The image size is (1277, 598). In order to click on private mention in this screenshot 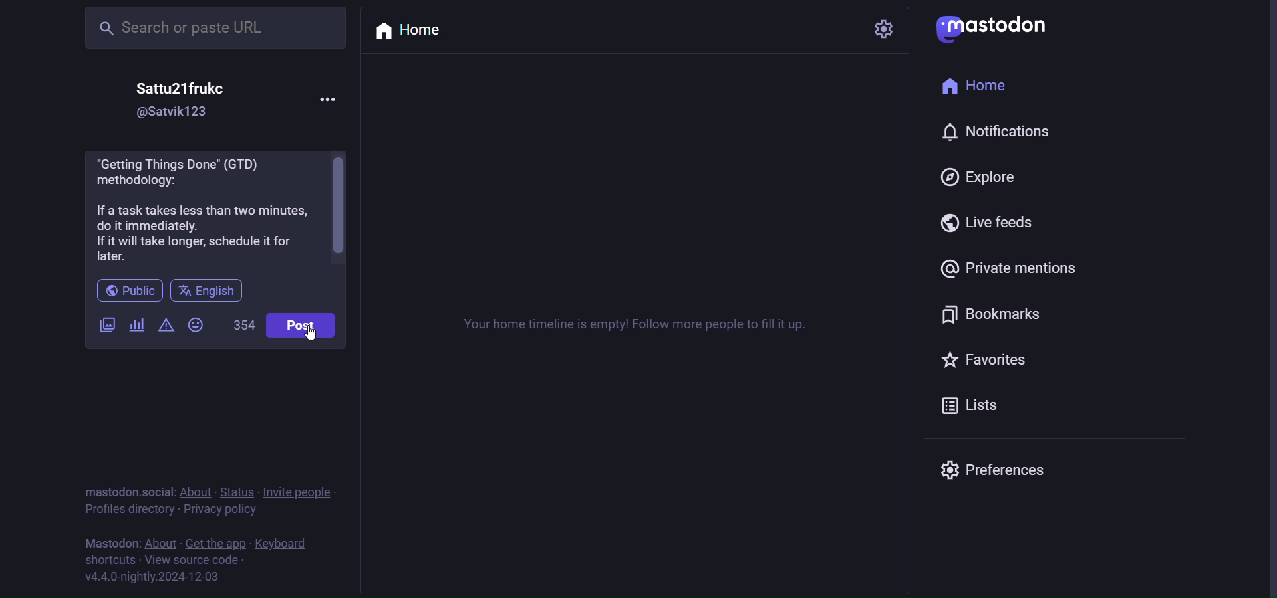, I will do `click(1014, 268)`.